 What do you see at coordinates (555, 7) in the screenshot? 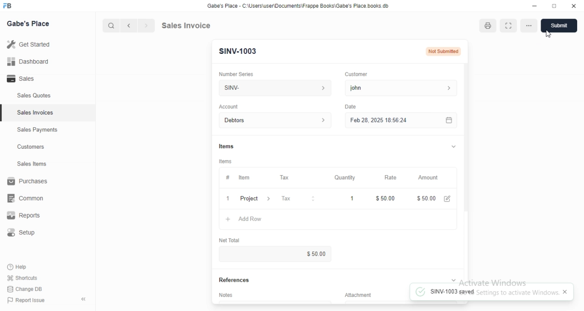
I see `maximize` at bounding box center [555, 7].